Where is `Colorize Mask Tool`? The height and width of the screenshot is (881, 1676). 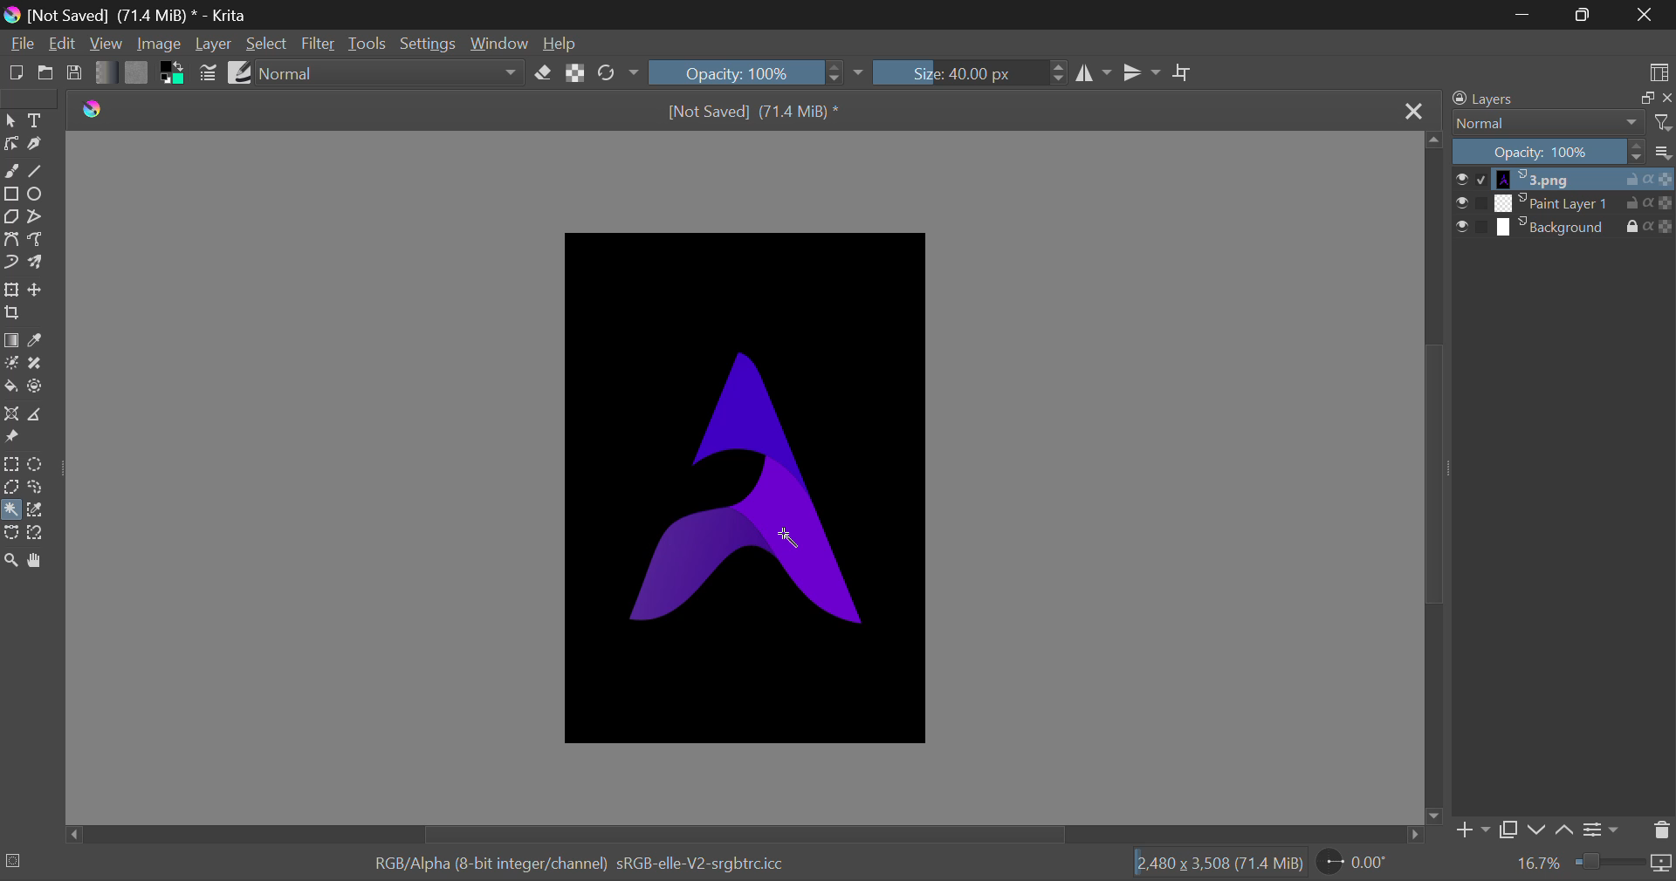 Colorize Mask Tool is located at coordinates (12, 365).